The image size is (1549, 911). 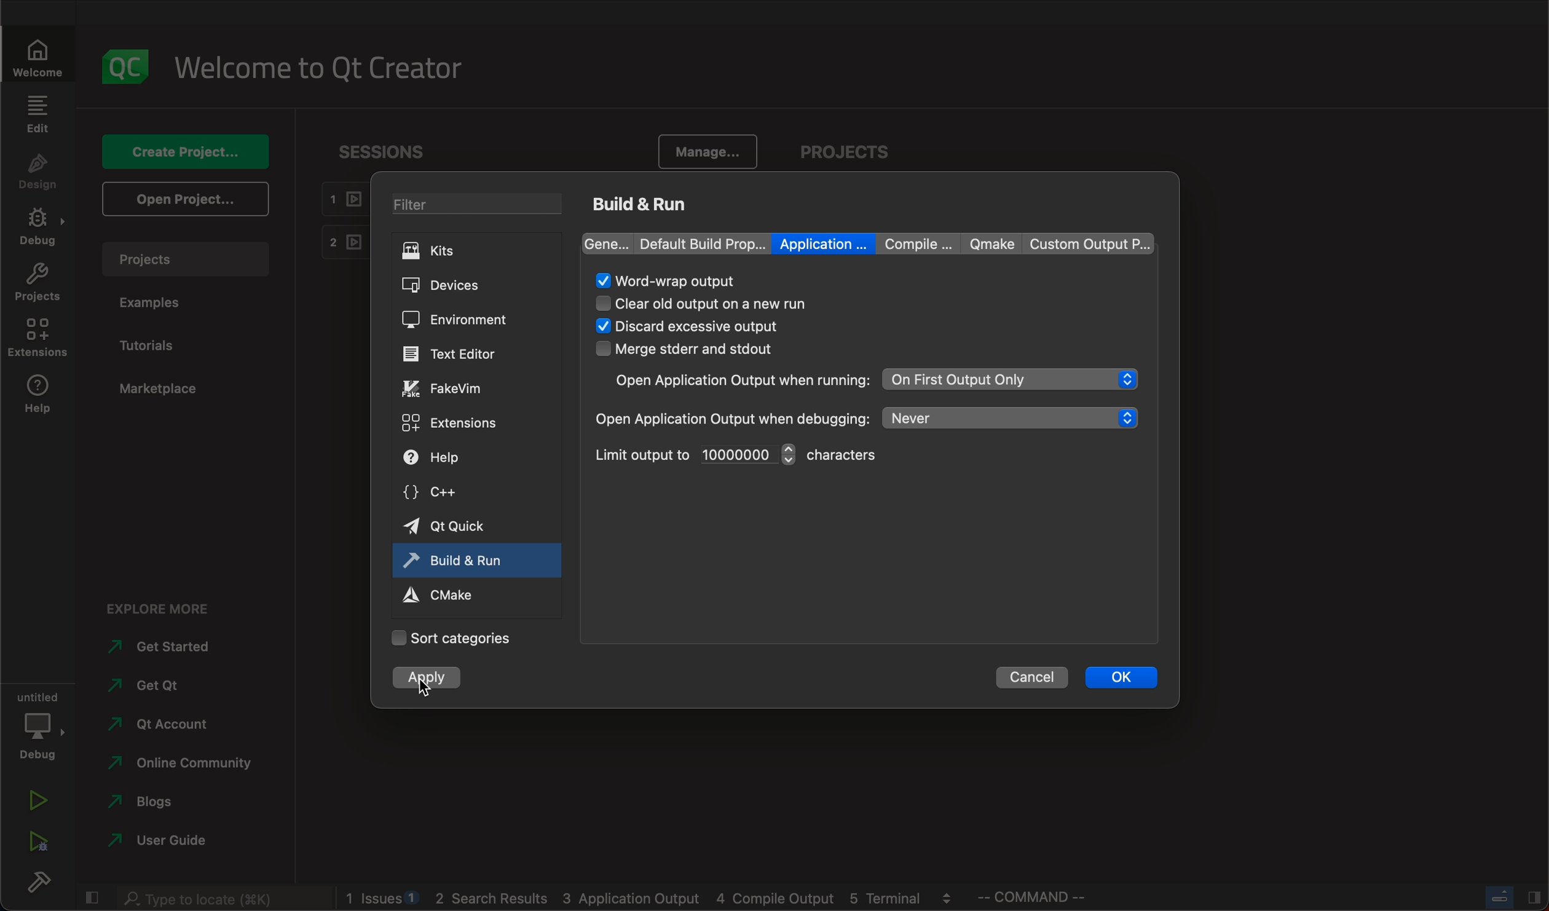 I want to click on extensions, so click(x=464, y=422).